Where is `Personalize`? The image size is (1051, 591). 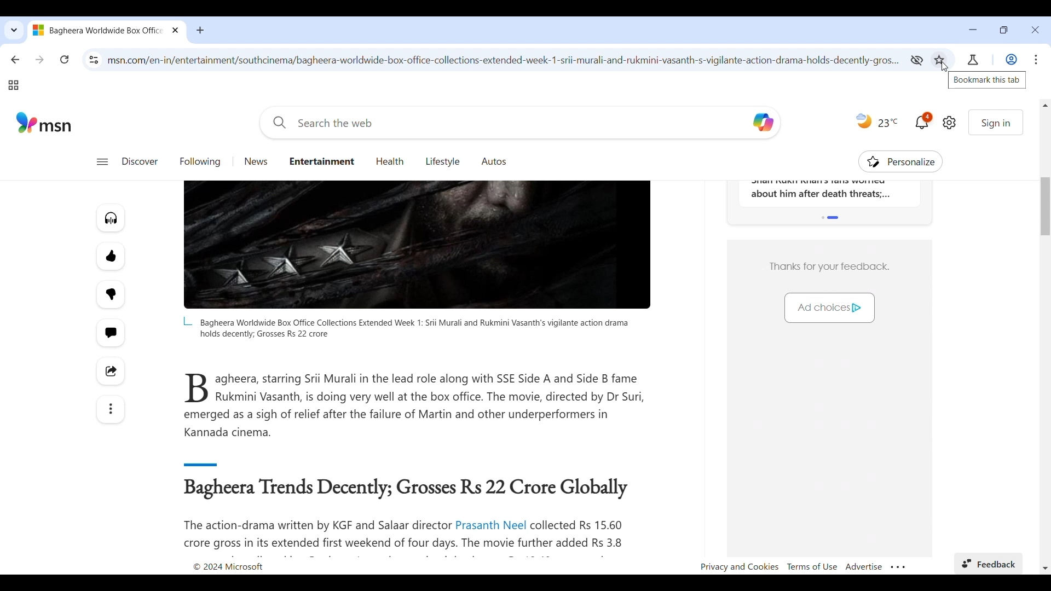
Personalize is located at coordinates (901, 161).